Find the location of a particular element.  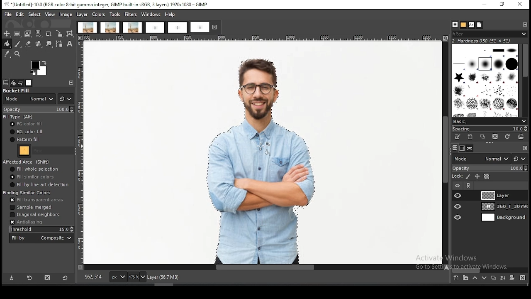

image is located at coordinates (66, 15).